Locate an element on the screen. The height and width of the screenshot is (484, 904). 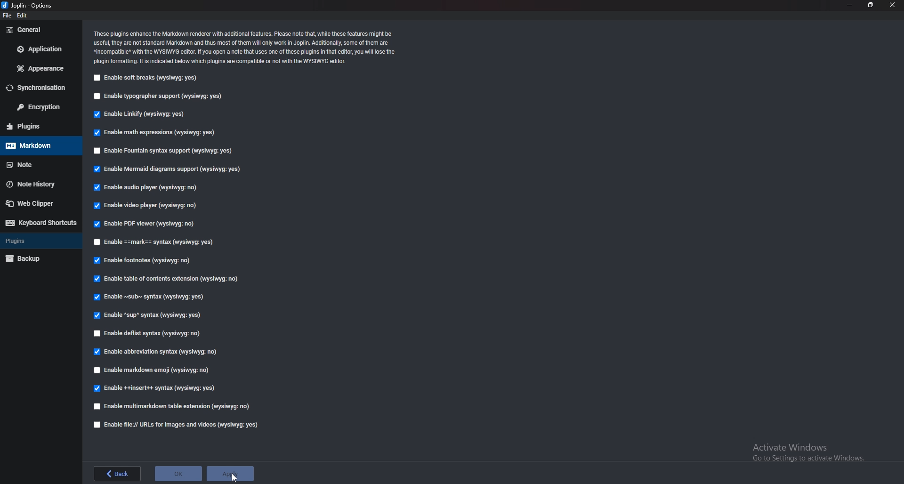
Enable typographer support is located at coordinates (161, 97).